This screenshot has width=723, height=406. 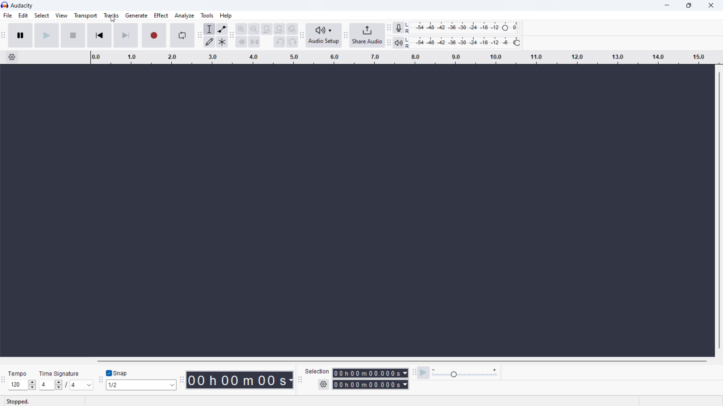 What do you see at coordinates (233, 35) in the screenshot?
I see `edit toolbar` at bounding box center [233, 35].